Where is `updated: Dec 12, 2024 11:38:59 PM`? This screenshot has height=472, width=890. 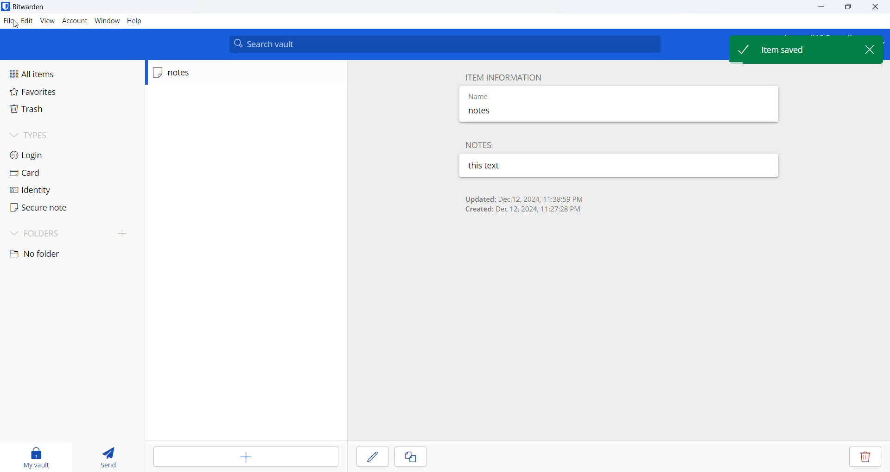
updated: Dec 12, 2024 11:38:59 PM is located at coordinates (523, 199).